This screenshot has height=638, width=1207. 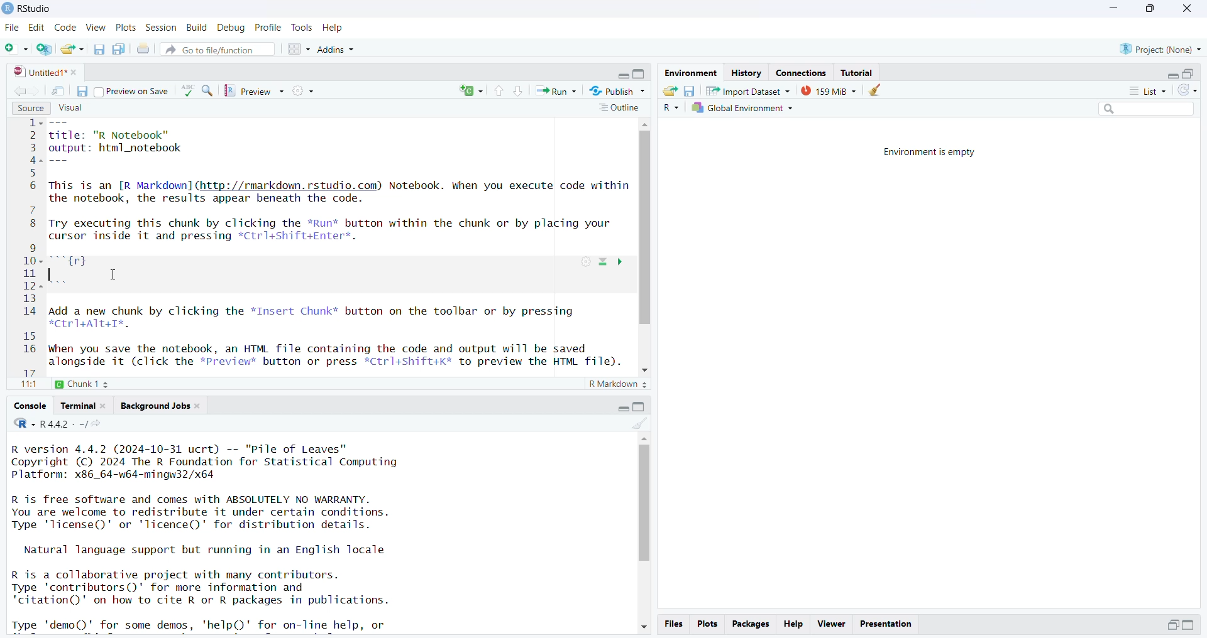 I want to click on history, so click(x=746, y=73).